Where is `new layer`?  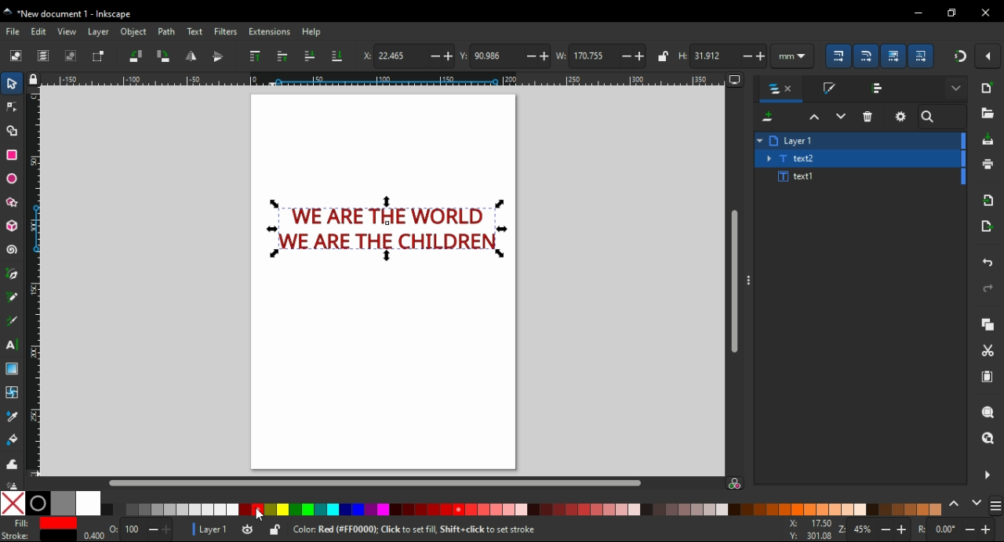 new layer is located at coordinates (767, 117).